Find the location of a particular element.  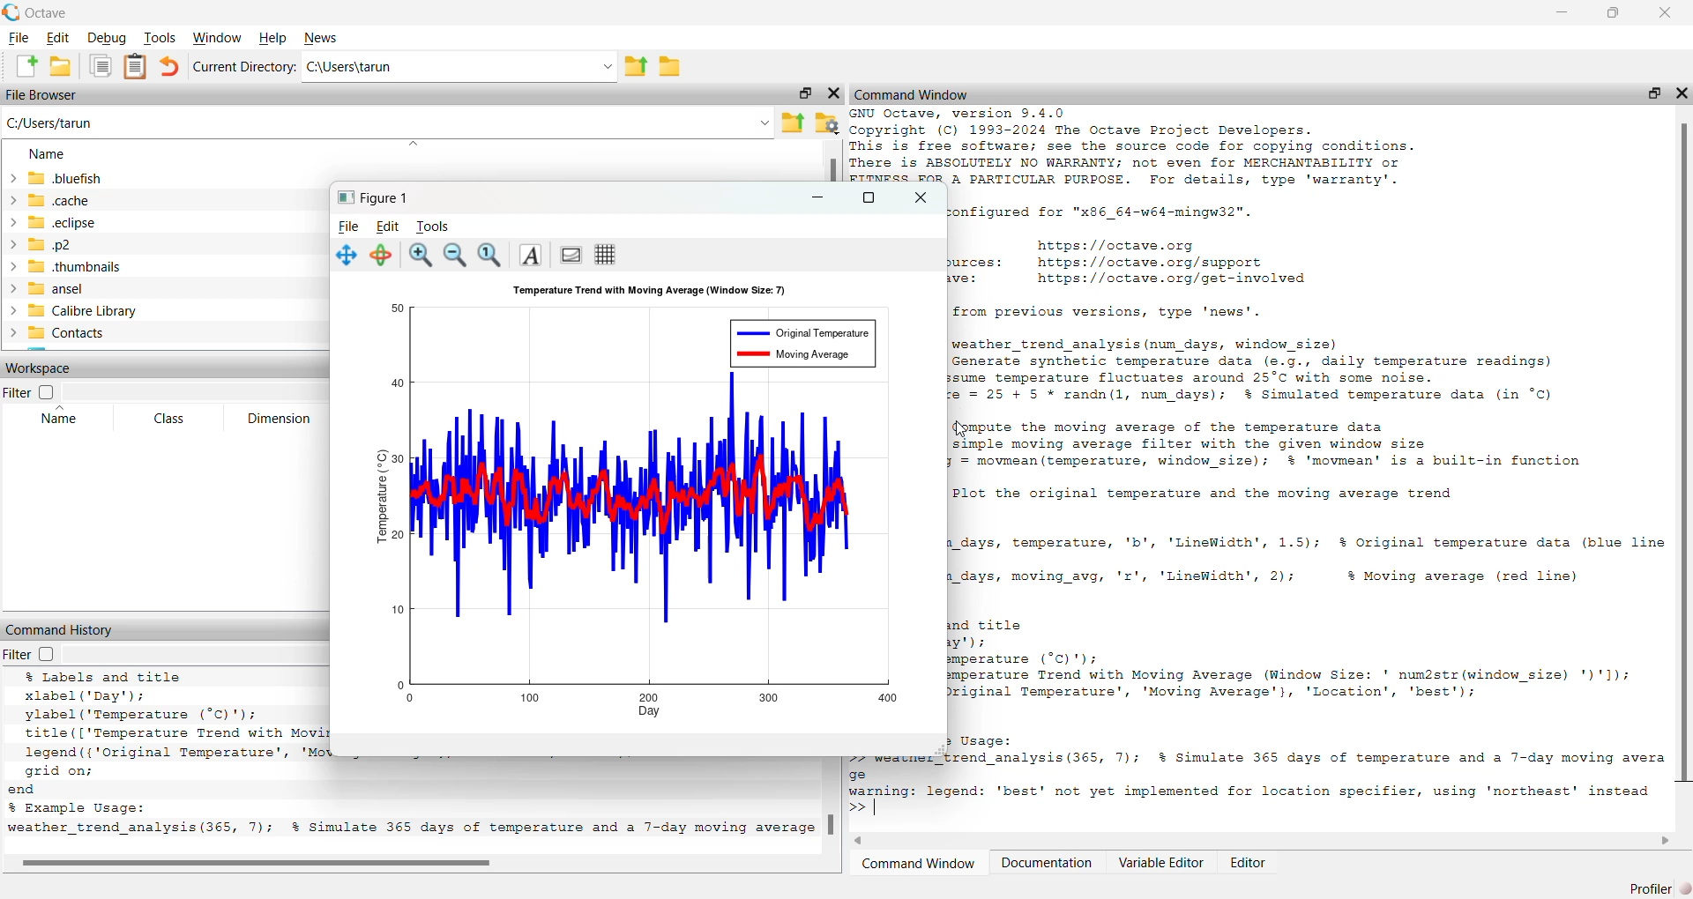

back is located at coordinates (169, 70).